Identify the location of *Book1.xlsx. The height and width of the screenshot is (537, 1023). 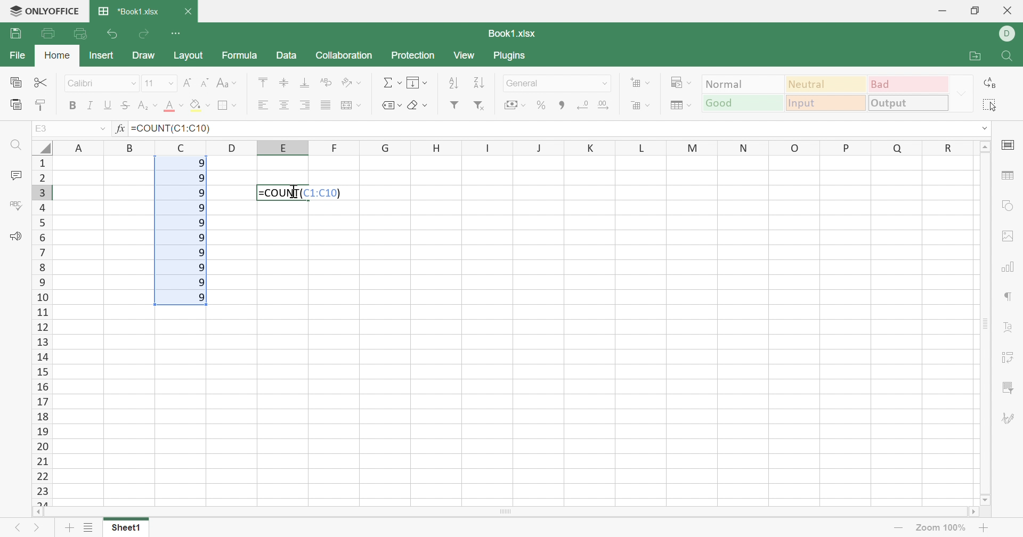
(126, 12).